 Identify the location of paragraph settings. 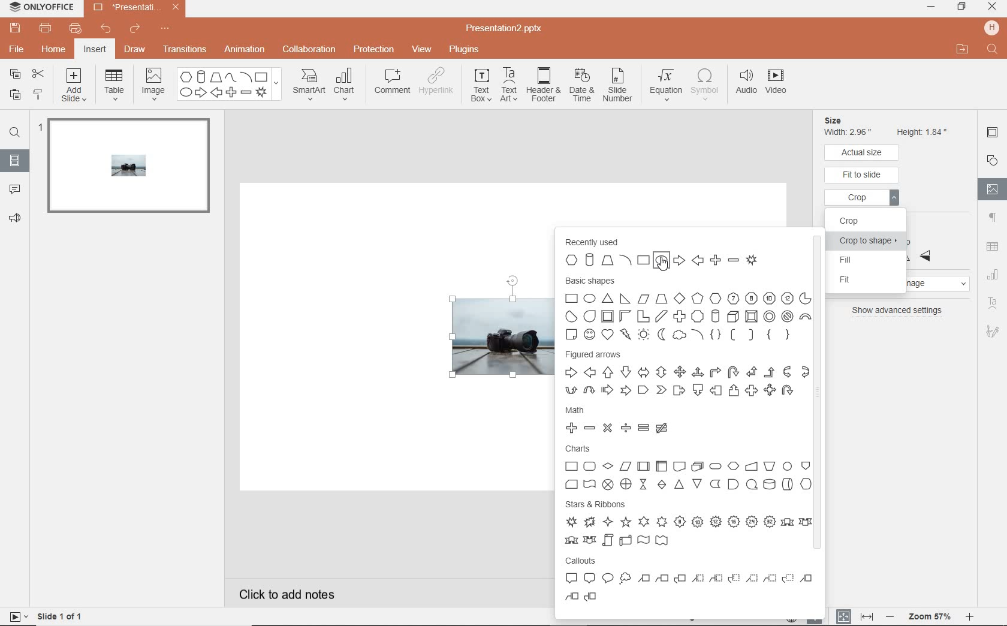
(992, 218).